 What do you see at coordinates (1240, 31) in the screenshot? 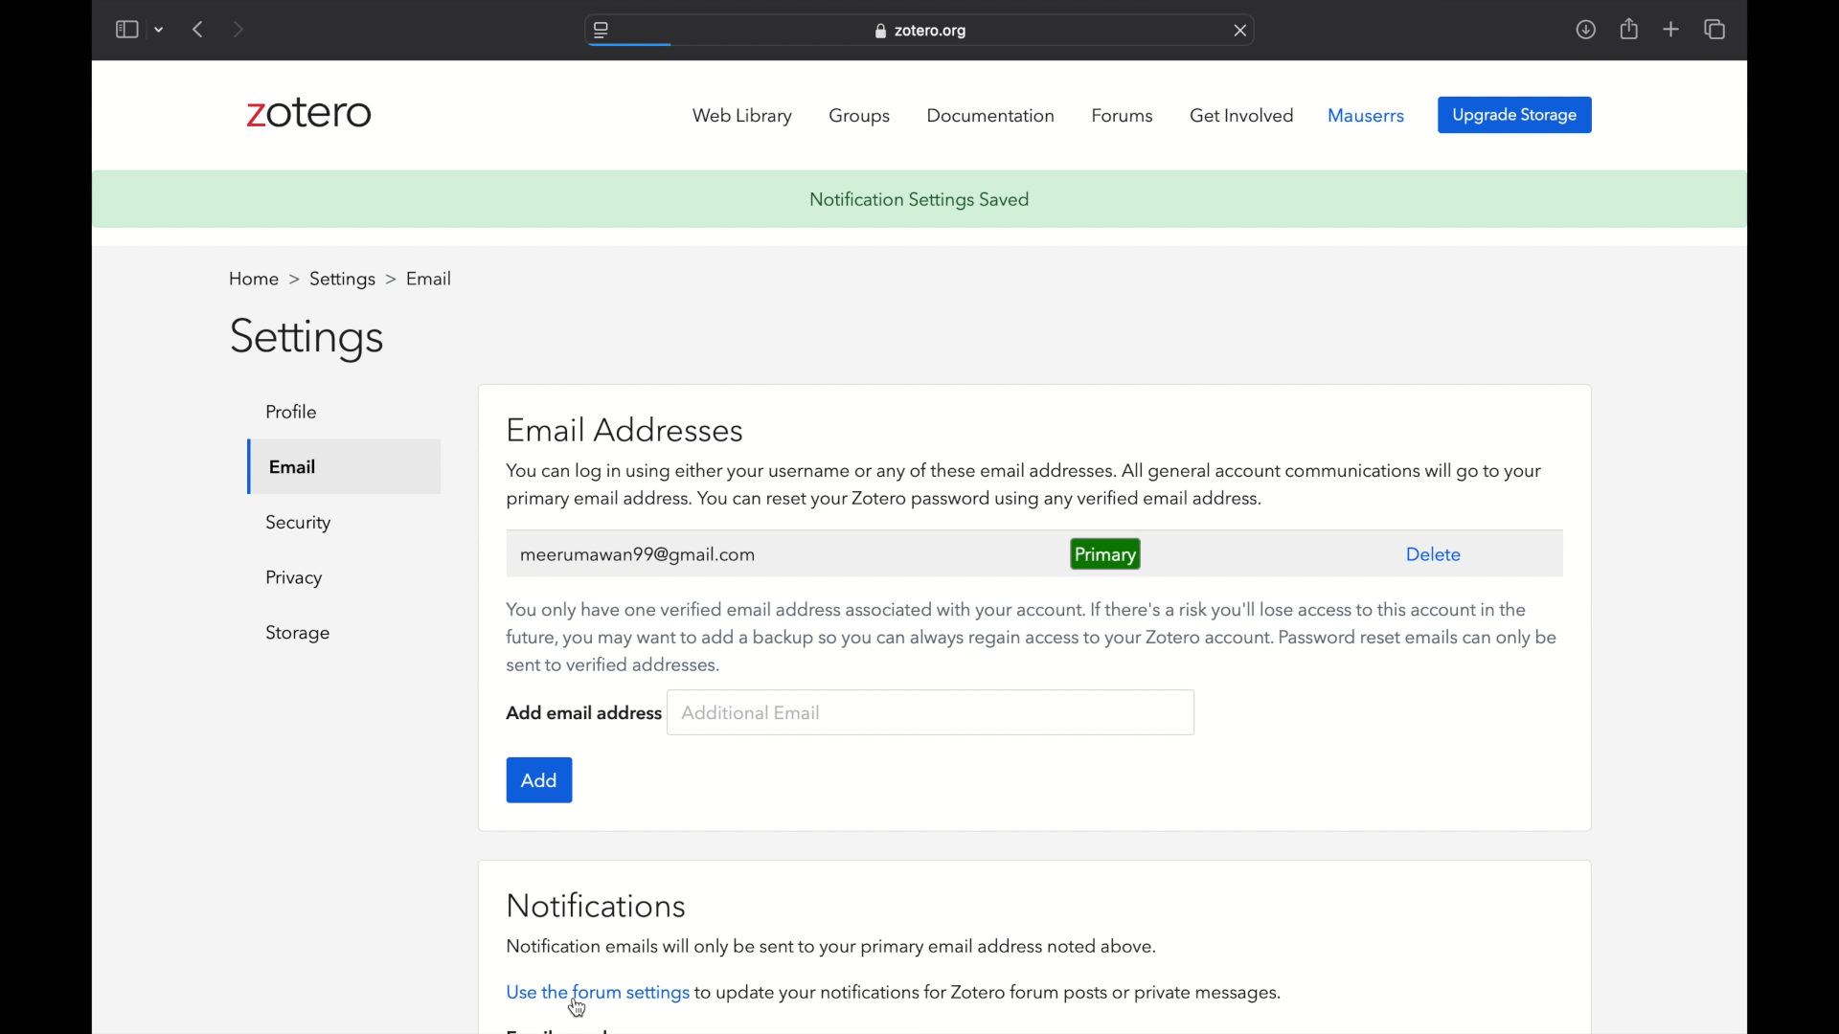
I see `refresh` at bounding box center [1240, 31].